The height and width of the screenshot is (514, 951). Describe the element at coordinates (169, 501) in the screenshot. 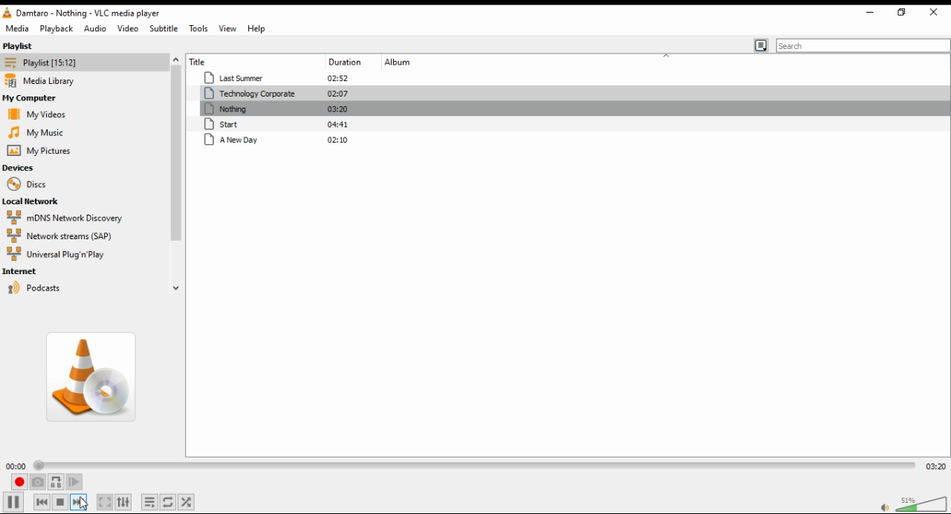

I see `select between loop all, loop one, and no loop` at that location.